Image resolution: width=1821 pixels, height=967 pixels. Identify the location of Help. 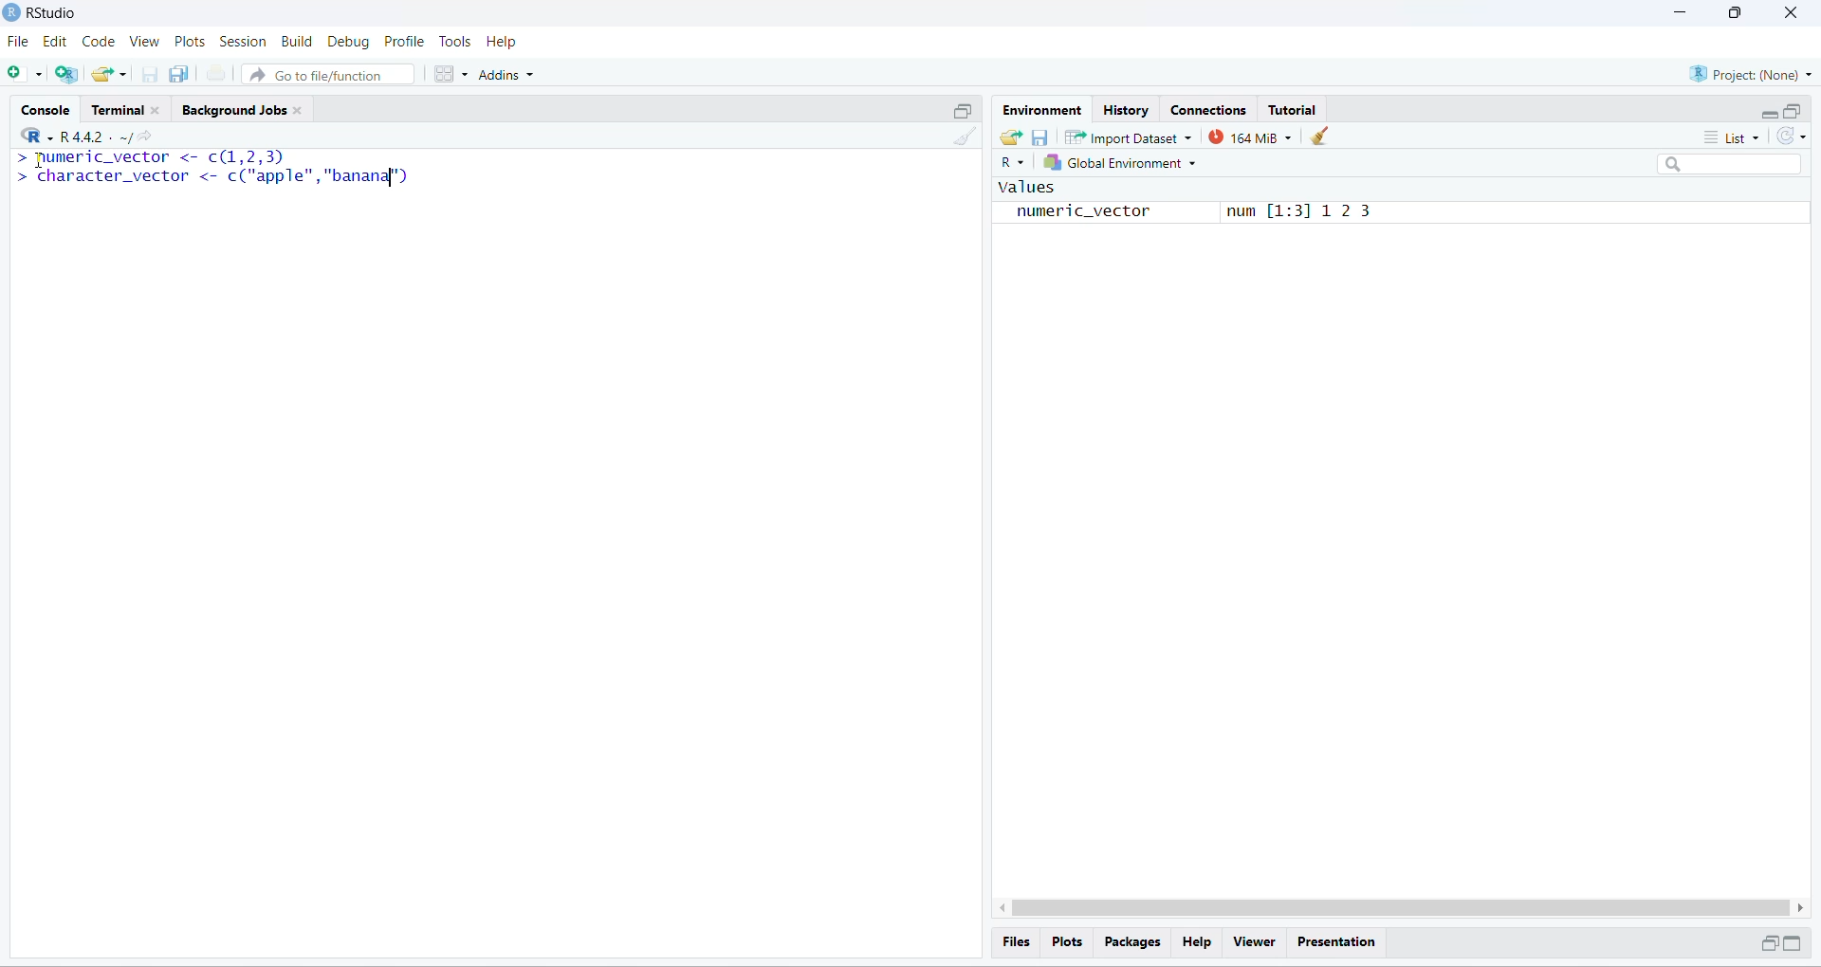
(504, 42).